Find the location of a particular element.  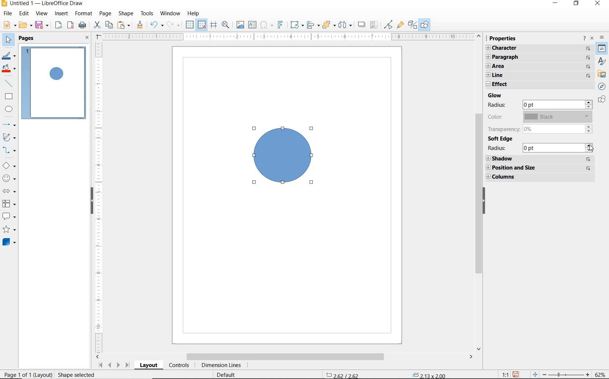

Adjust margins is located at coordinates (98, 36).